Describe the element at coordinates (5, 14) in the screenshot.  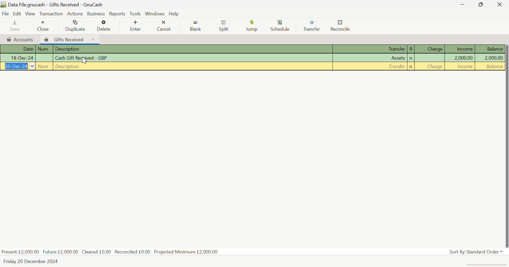
I see `File` at that location.